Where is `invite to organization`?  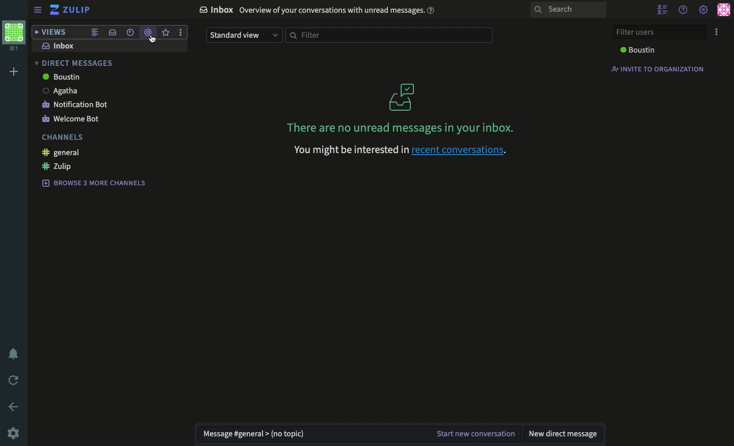 invite to organization is located at coordinates (656, 70).